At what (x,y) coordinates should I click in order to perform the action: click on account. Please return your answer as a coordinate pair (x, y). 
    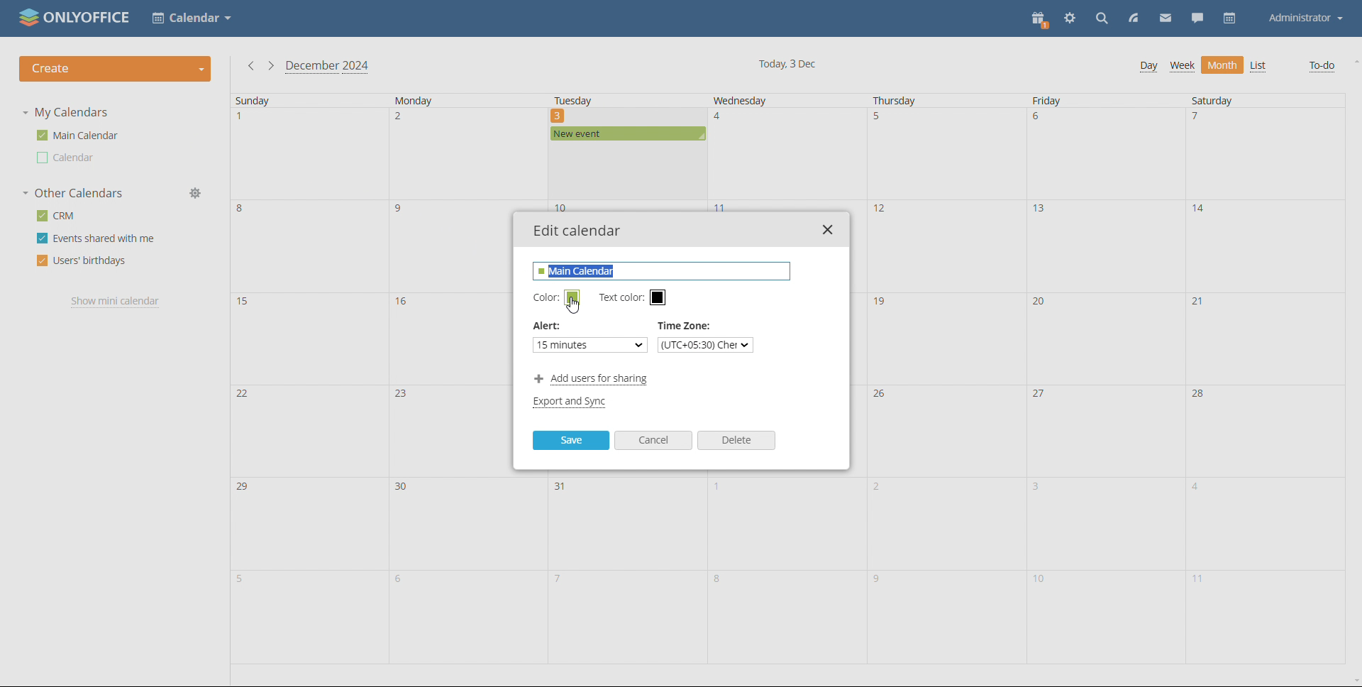
    Looking at the image, I should click on (1305, 18).